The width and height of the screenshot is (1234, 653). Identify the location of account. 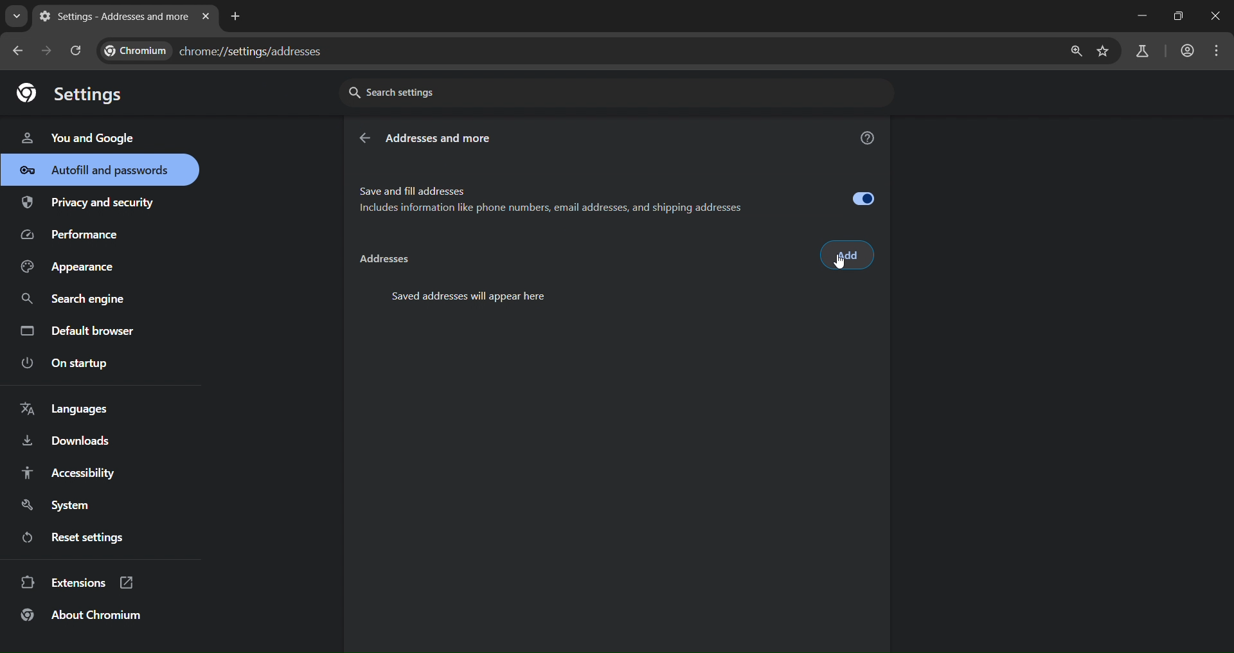
(1185, 52).